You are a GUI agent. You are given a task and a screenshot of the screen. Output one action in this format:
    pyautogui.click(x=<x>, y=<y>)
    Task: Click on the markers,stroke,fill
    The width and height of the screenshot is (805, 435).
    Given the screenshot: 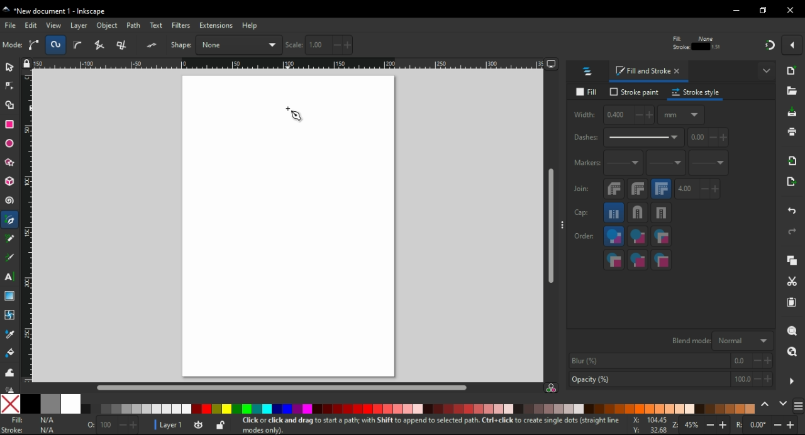 What is the action you would take?
    pyautogui.click(x=662, y=260)
    